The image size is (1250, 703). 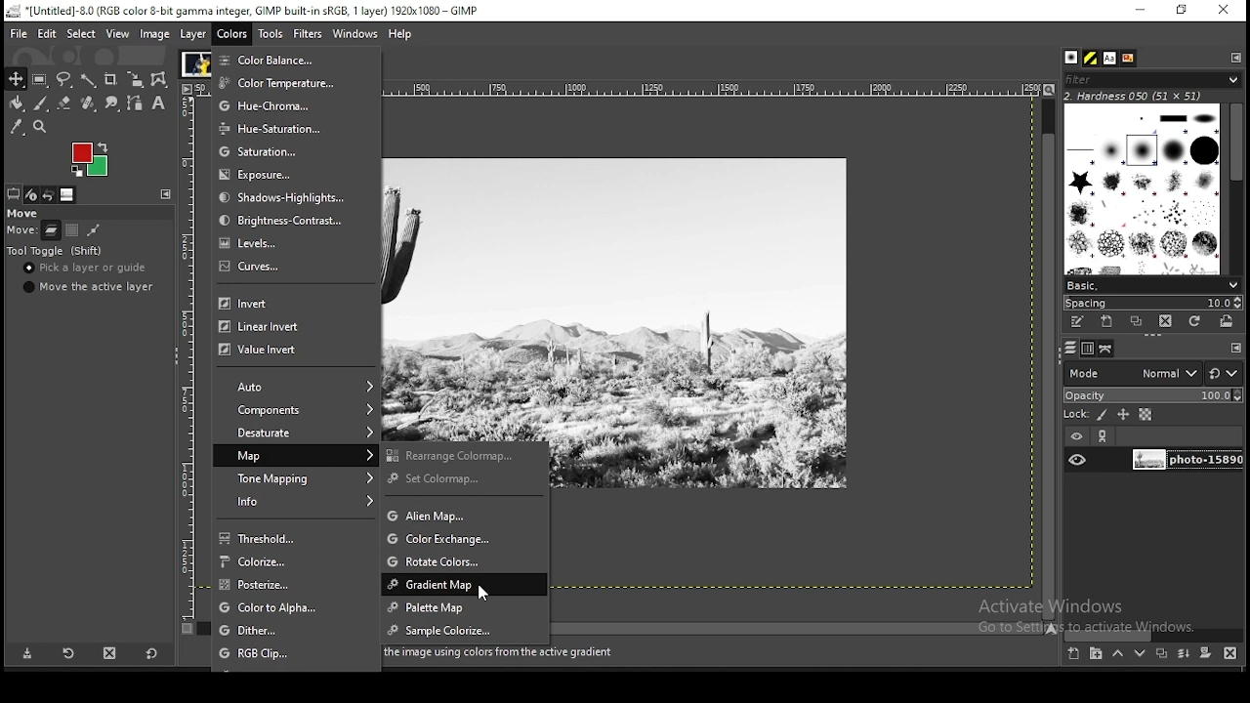 What do you see at coordinates (56, 251) in the screenshot?
I see `tool toggle` at bounding box center [56, 251].